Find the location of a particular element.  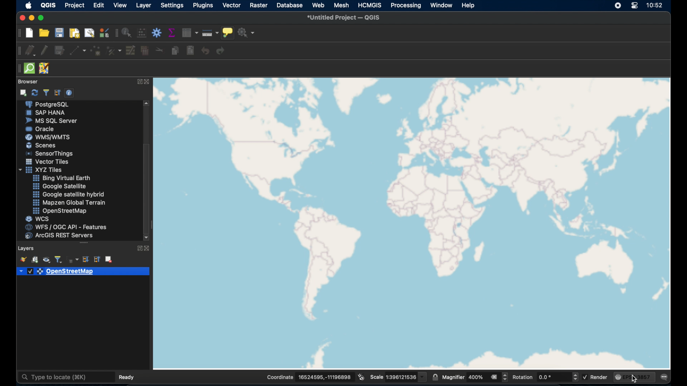

refresh is located at coordinates (35, 93).